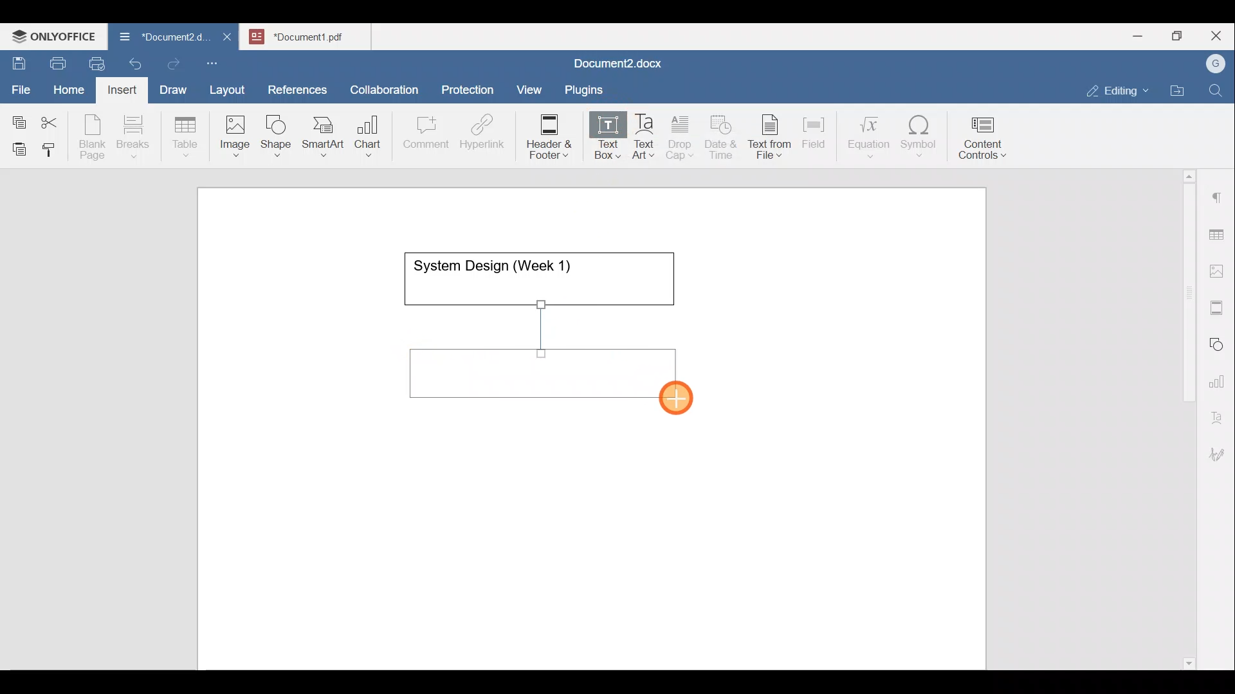 This screenshot has height=694, width=1235. I want to click on Close, so click(1218, 37).